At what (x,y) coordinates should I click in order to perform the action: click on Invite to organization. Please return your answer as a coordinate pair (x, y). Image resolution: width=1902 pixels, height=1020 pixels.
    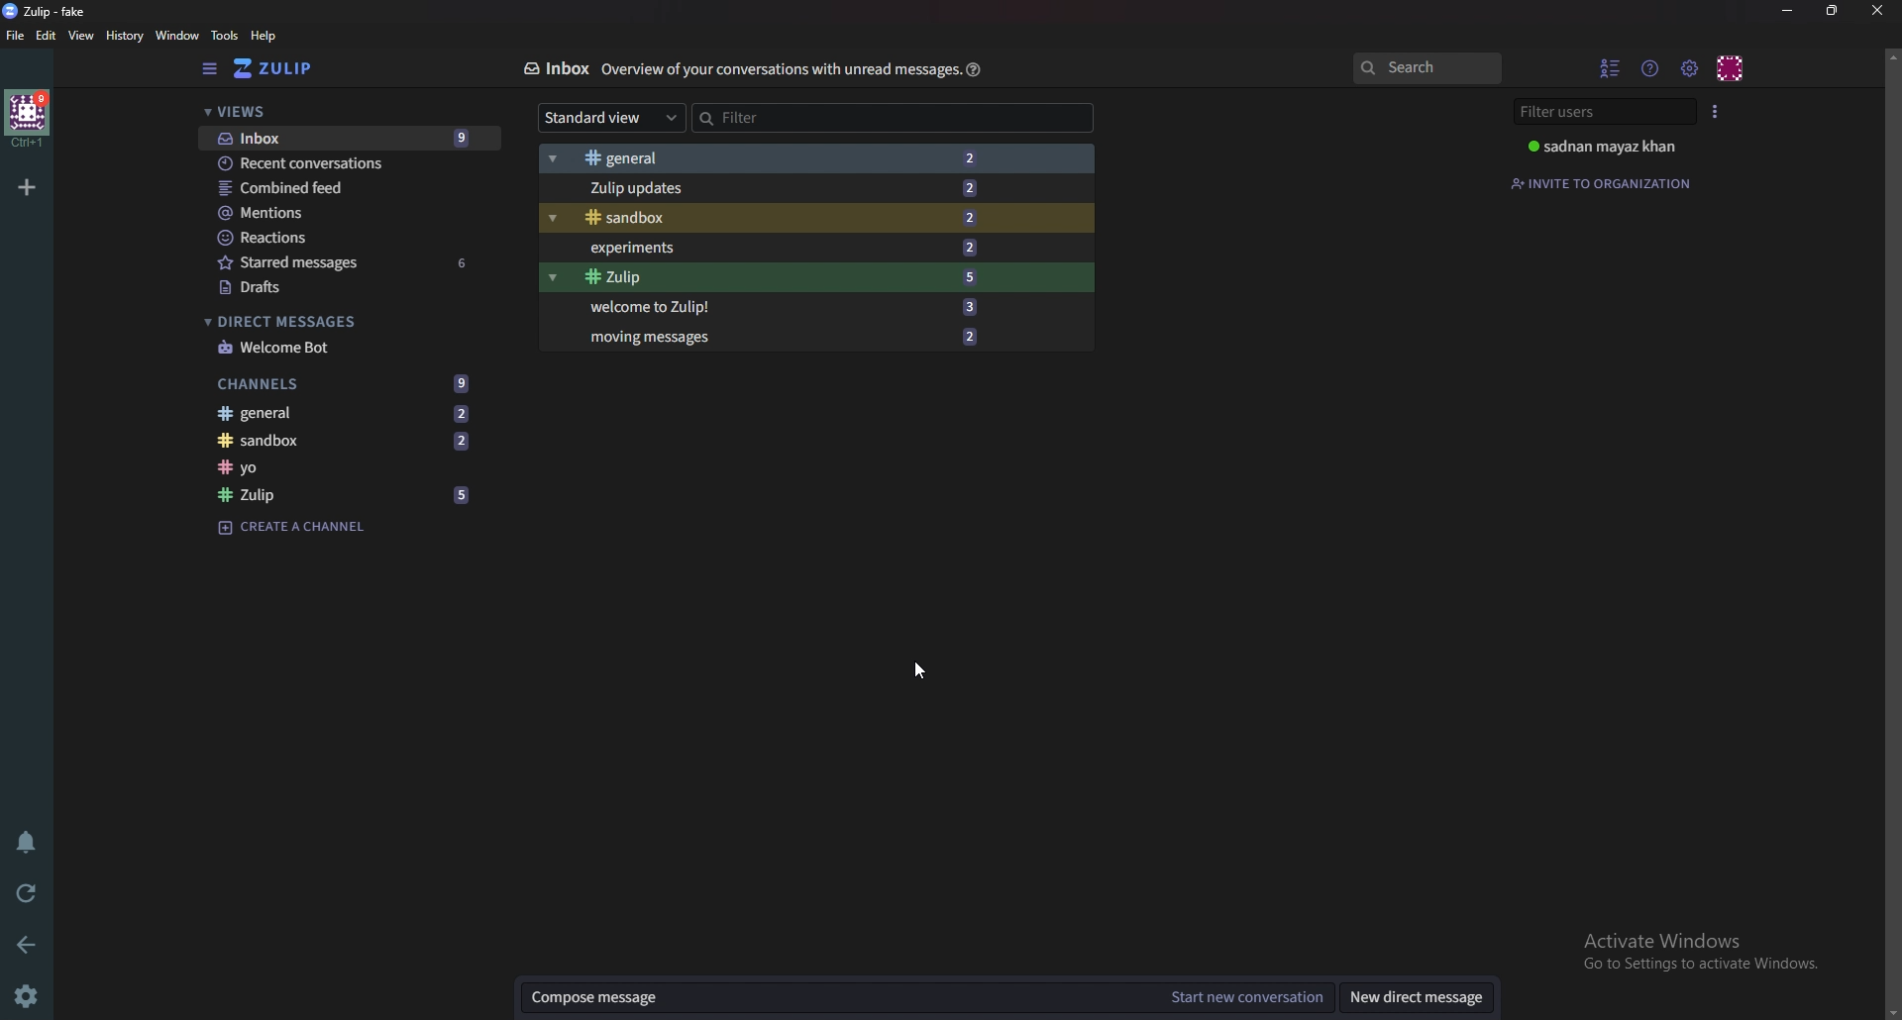
    Looking at the image, I should click on (1608, 183).